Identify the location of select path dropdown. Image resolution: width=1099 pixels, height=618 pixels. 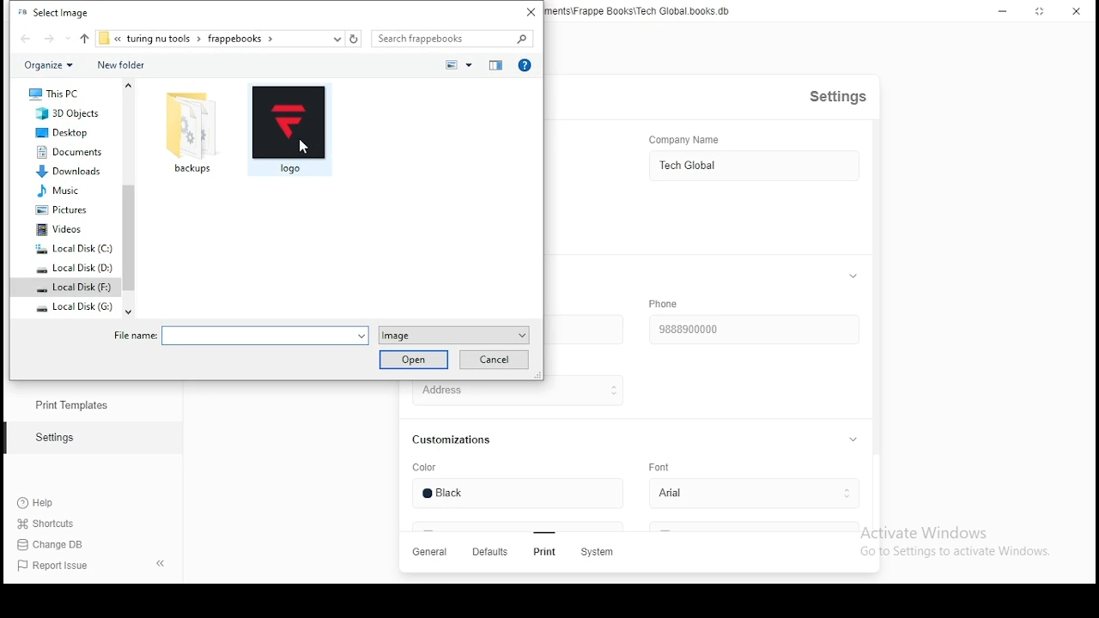
(337, 39).